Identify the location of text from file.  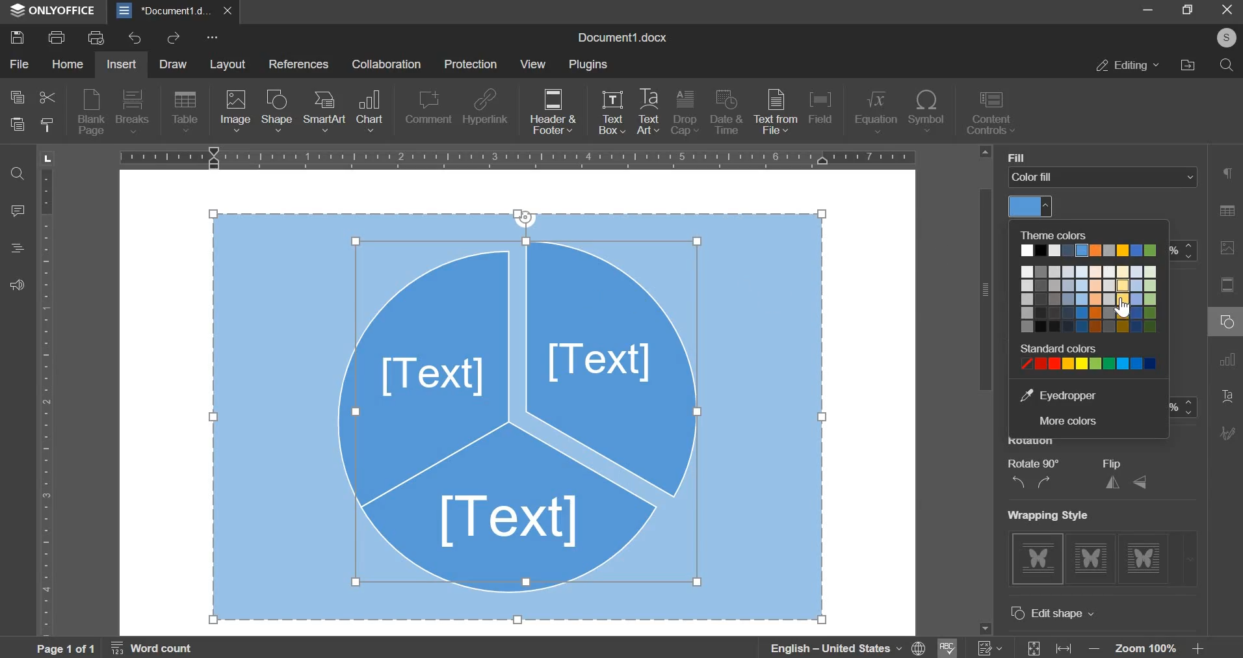
(776, 112).